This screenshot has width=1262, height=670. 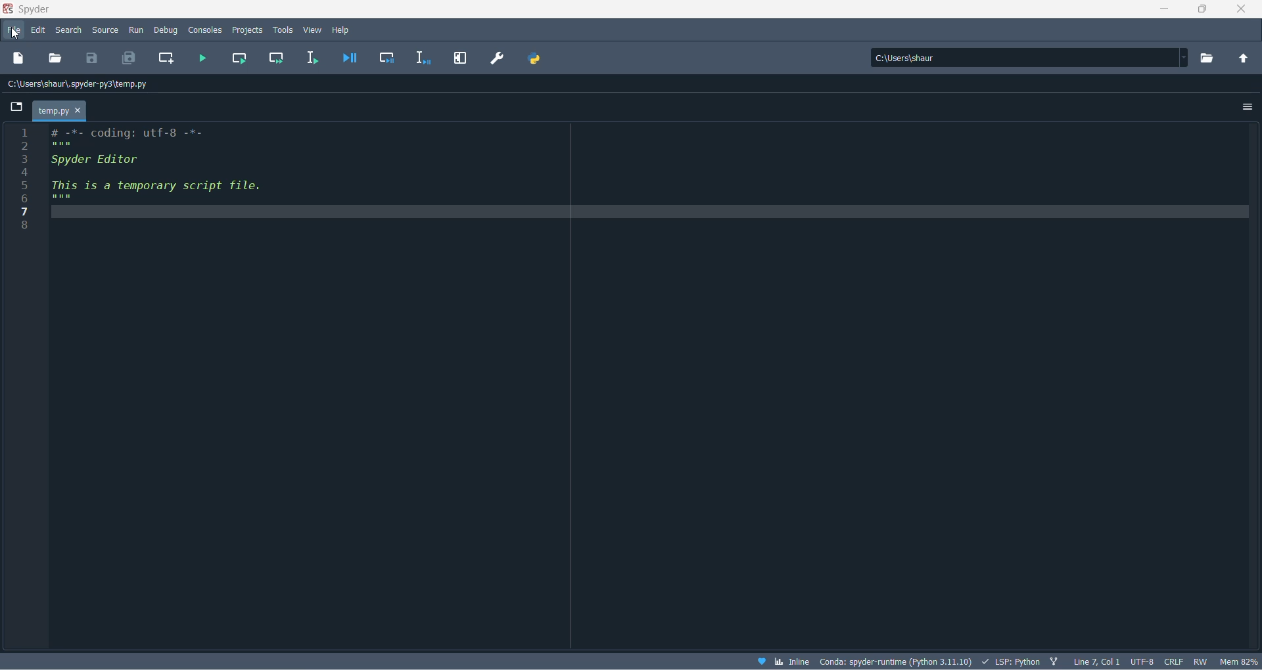 What do you see at coordinates (206, 30) in the screenshot?
I see `consoles` at bounding box center [206, 30].